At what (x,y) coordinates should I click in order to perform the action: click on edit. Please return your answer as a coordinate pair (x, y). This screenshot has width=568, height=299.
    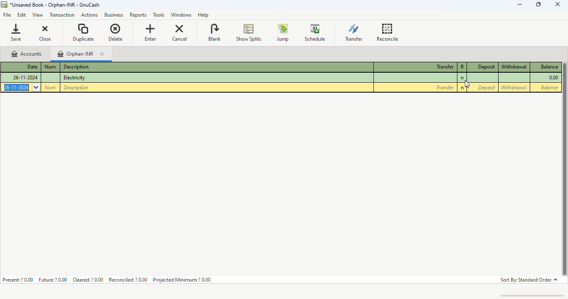
    Looking at the image, I should click on (22, 15).